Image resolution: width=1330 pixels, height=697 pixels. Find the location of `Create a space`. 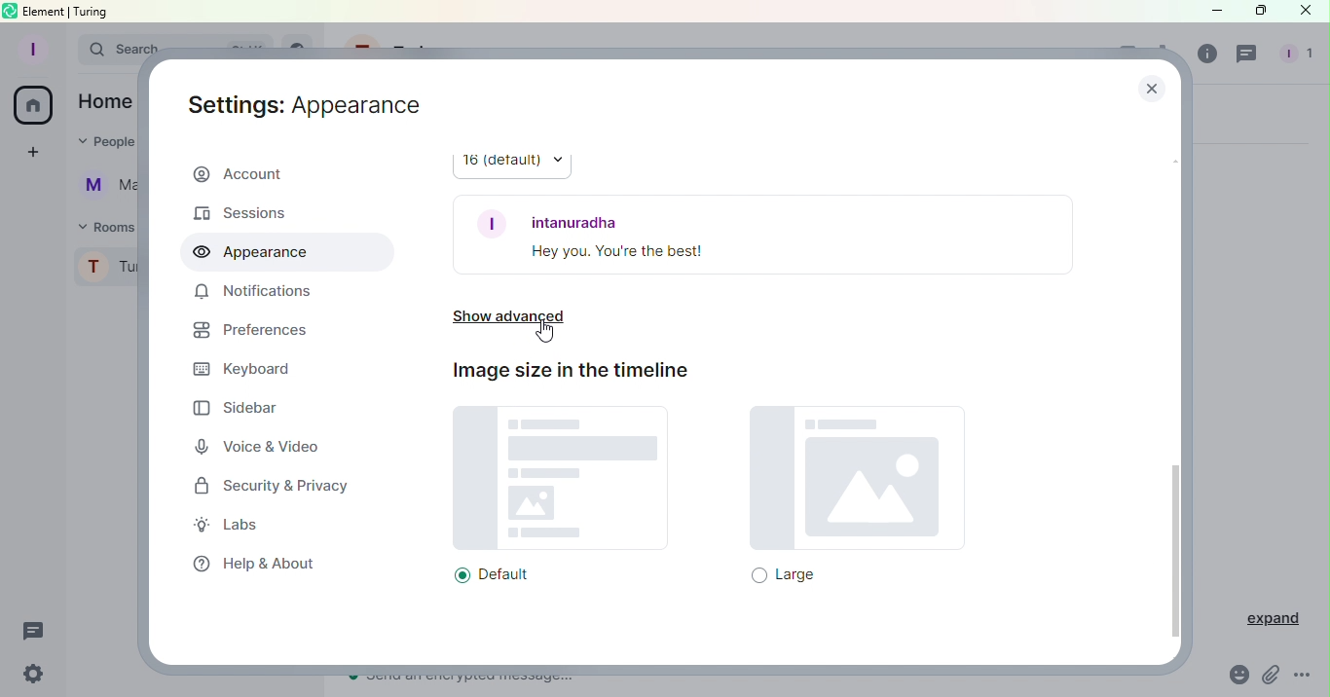

Create a space is located at coordinates (33, 152).